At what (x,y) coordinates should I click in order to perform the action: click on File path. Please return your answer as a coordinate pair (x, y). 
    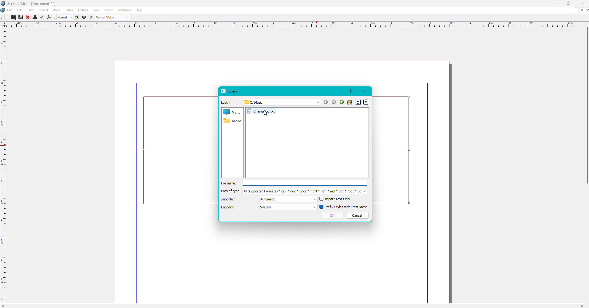
    Looking at the image, I should click on (257, 102).